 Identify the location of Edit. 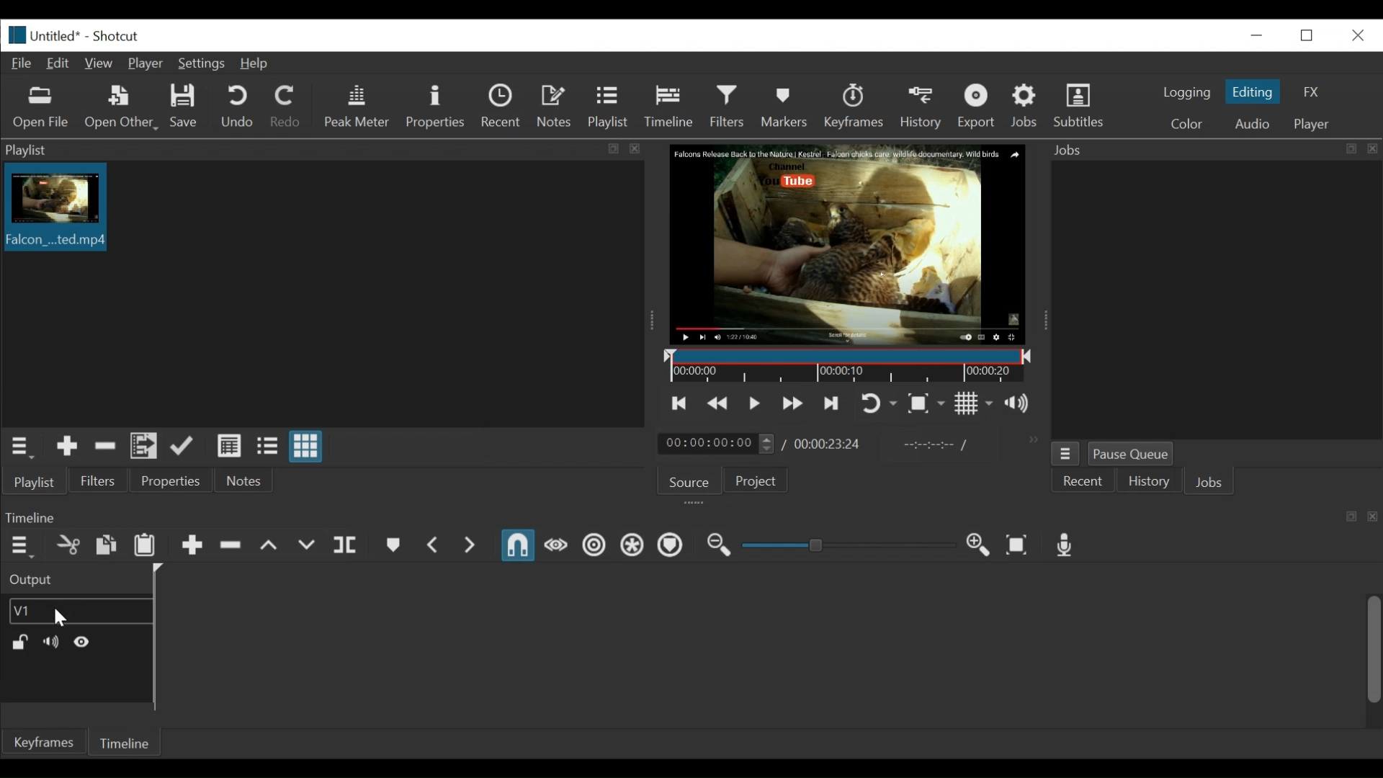
(60, 63).